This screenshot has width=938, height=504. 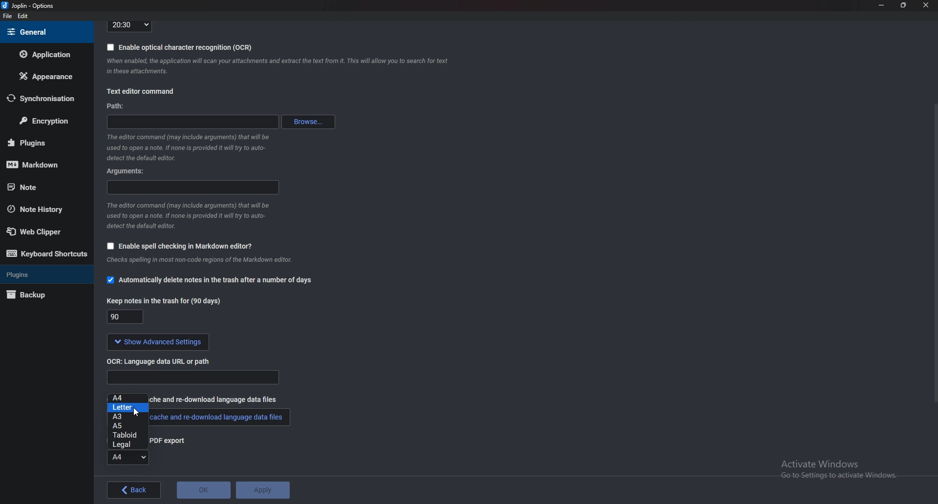 I want to click on Info on editor command, so click(x=188, y=215).